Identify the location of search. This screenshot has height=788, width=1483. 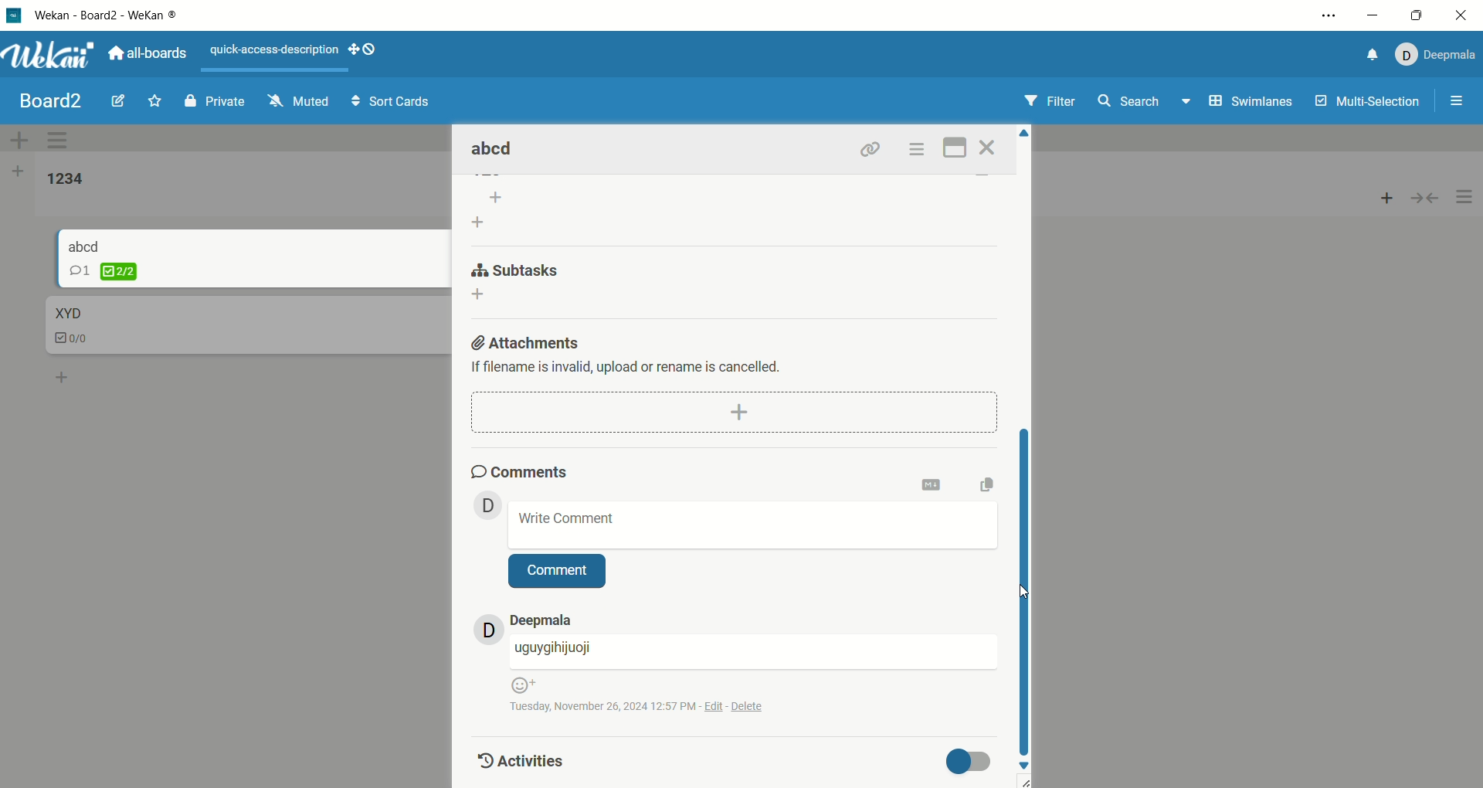
(1145, 103).